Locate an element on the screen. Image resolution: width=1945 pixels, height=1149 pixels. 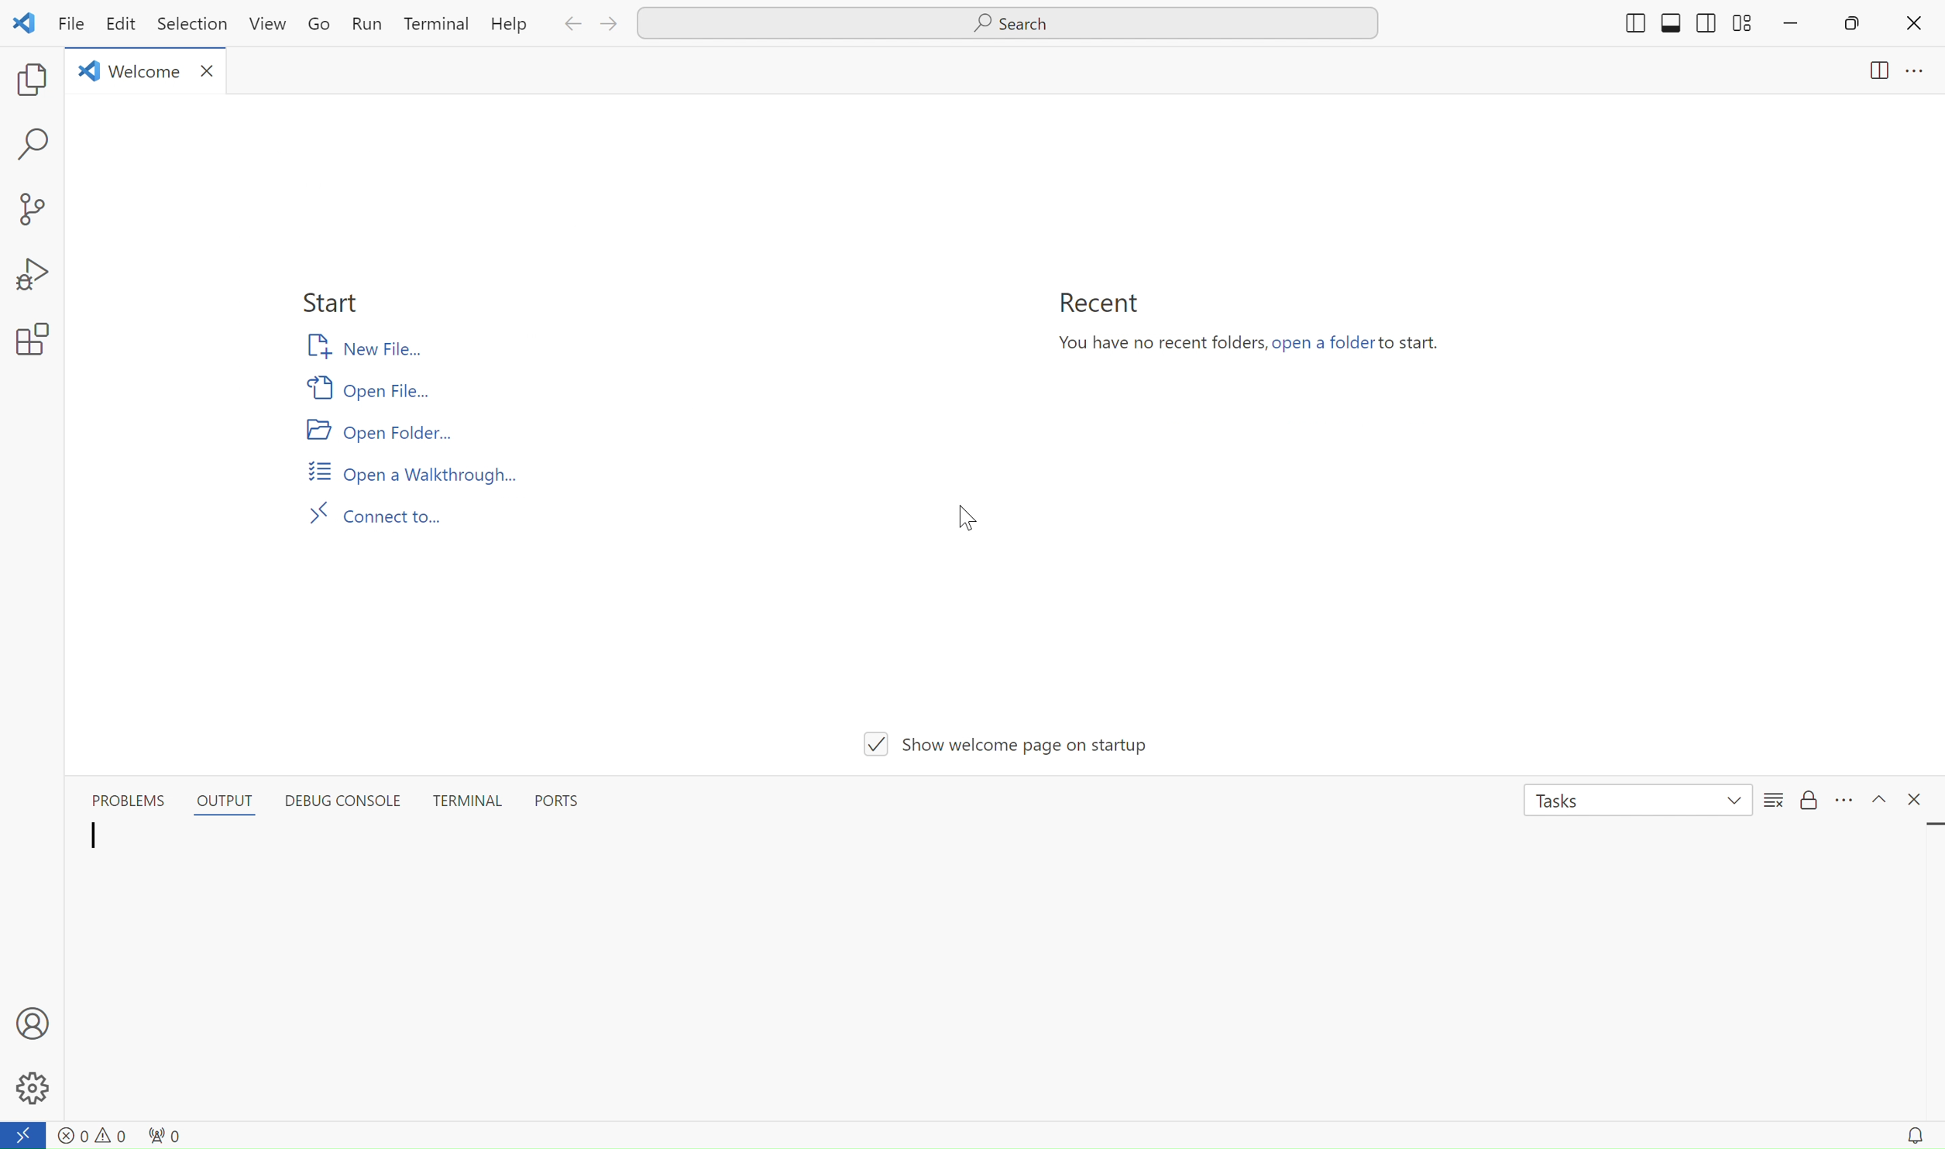
close is located at coordinates (1919, 799).